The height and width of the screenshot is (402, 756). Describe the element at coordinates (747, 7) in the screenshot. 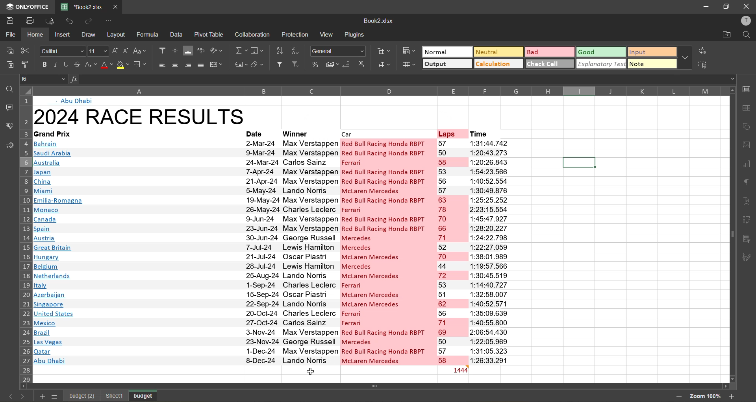

I see `close` at that location.